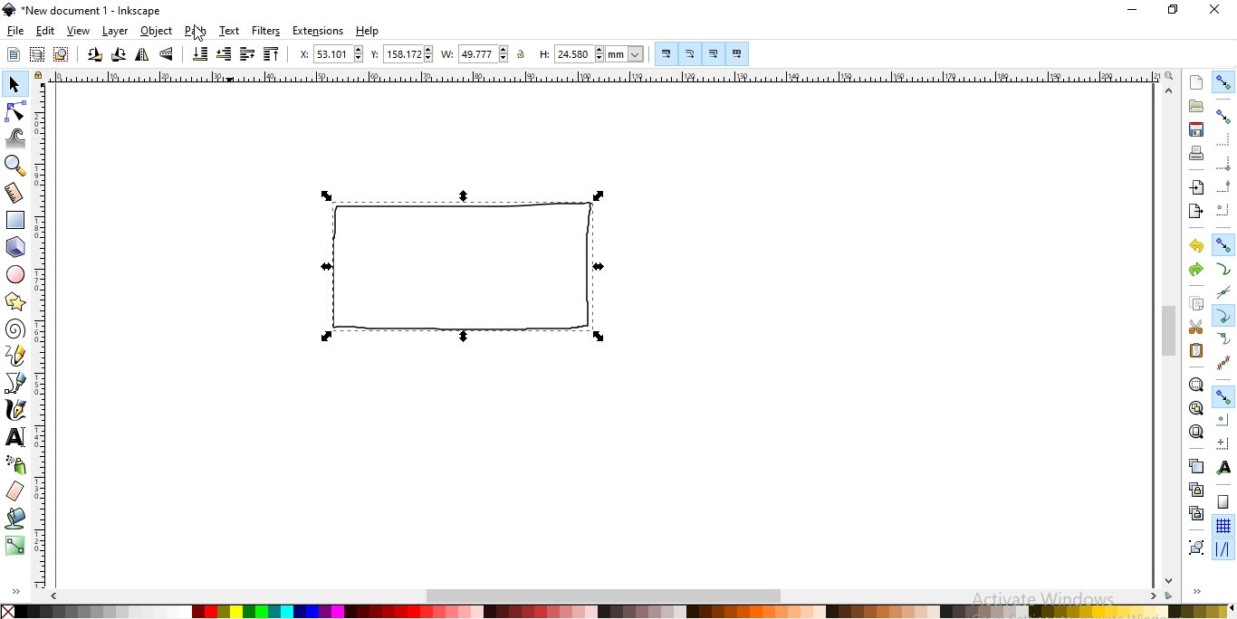  I want to click on zoom to fit page, so click(1197, 432).